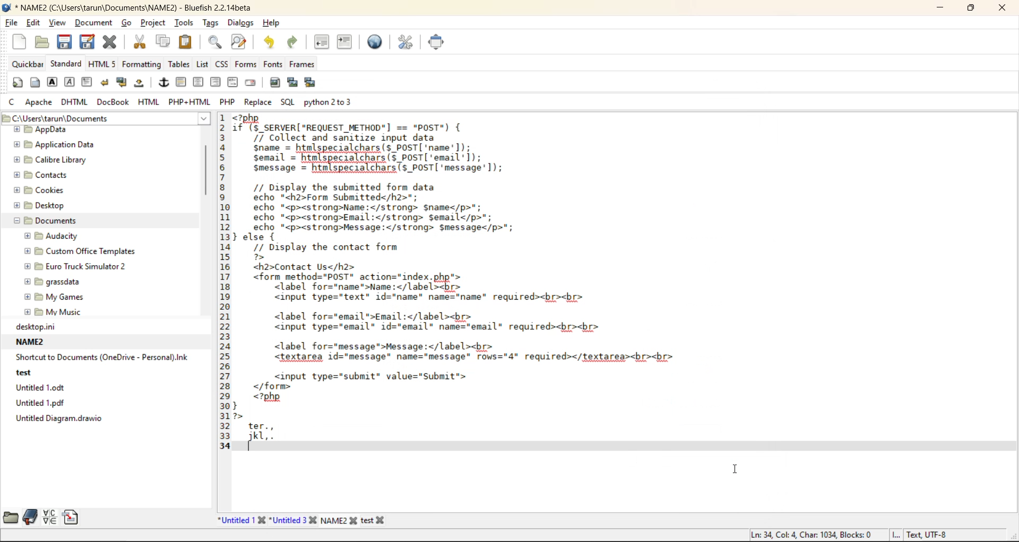 The image size is (1019, 542). I want to click on paragraph, so click(88, 82).